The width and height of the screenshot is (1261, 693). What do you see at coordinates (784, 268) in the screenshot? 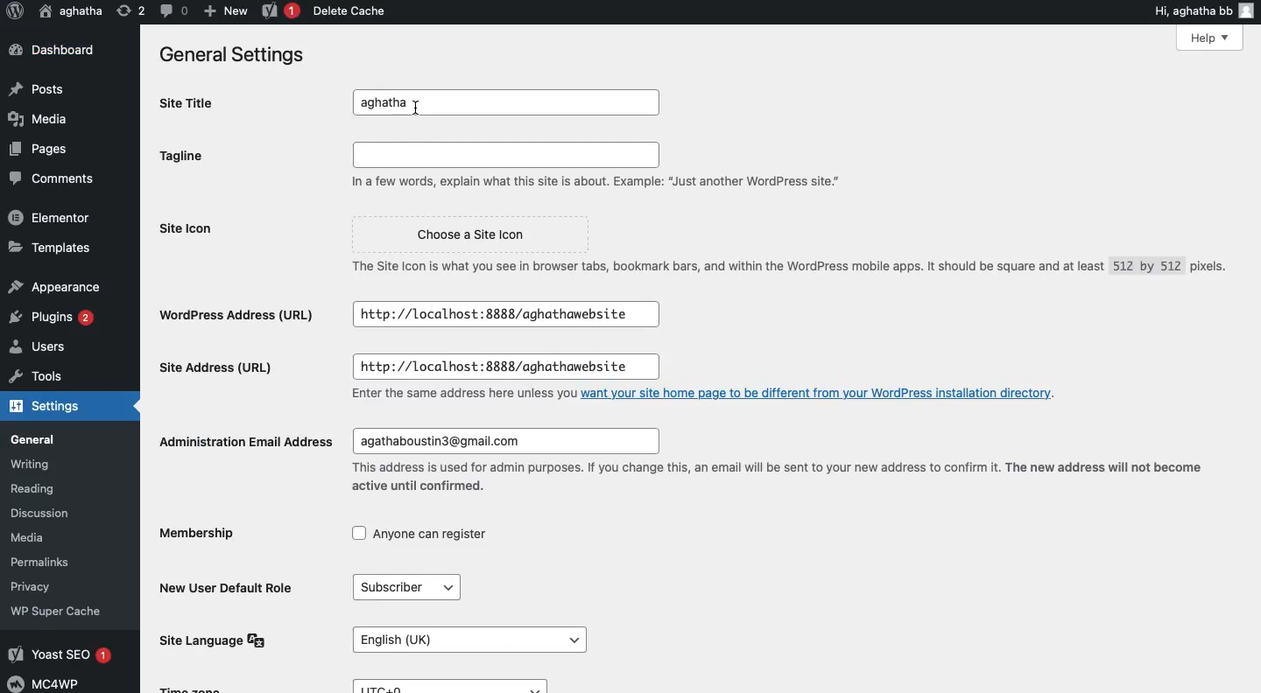
I see `The Site Icon is what you see in browser tabs, bookmark bars, and within the WordPress mobile apps. It should be square and at least 512 by 512 pixels.` at bounding box center [784, 268].